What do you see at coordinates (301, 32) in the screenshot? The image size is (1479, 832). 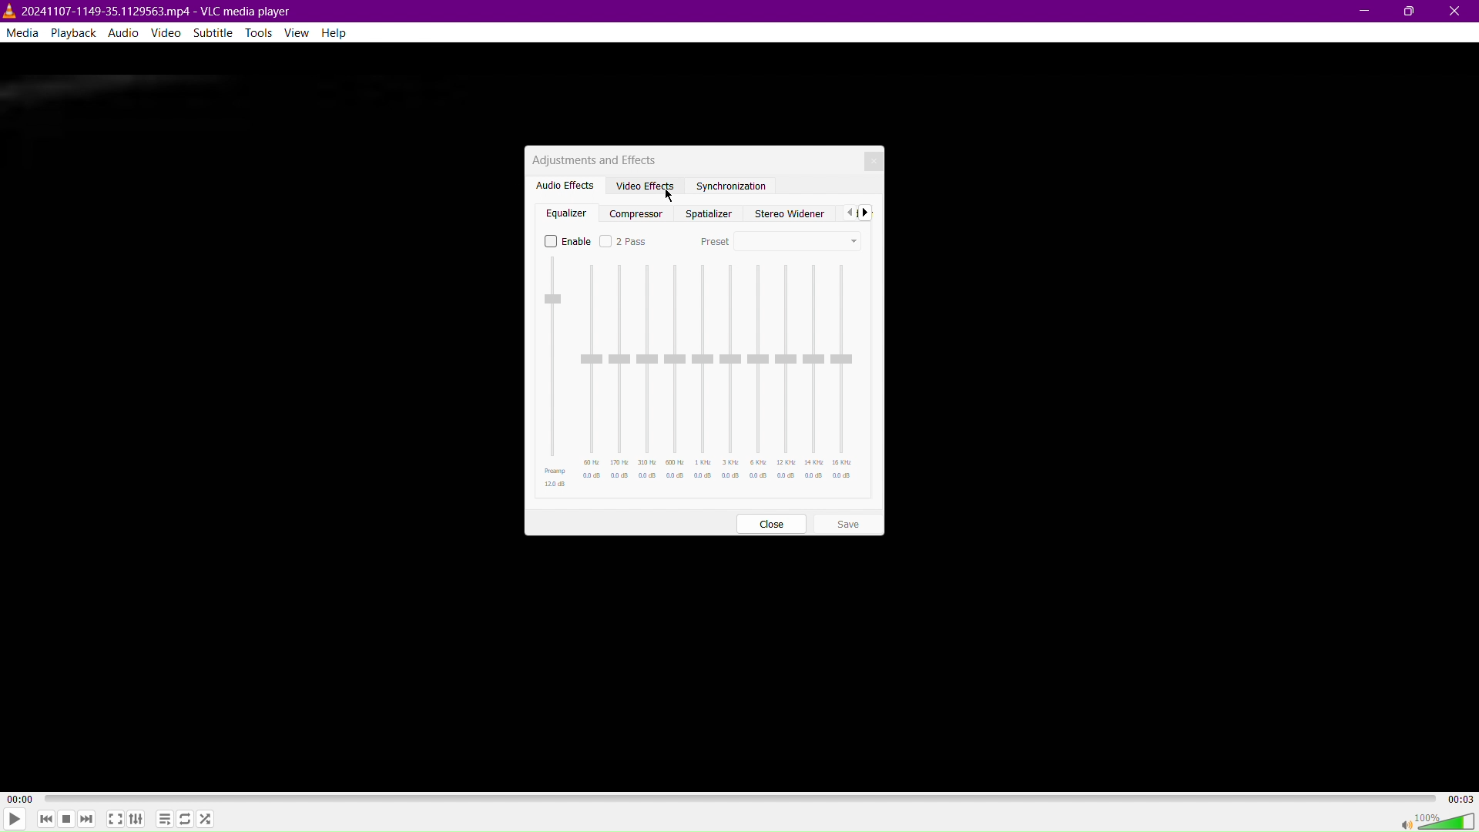 I see `View` at bounding box center [301, 32].